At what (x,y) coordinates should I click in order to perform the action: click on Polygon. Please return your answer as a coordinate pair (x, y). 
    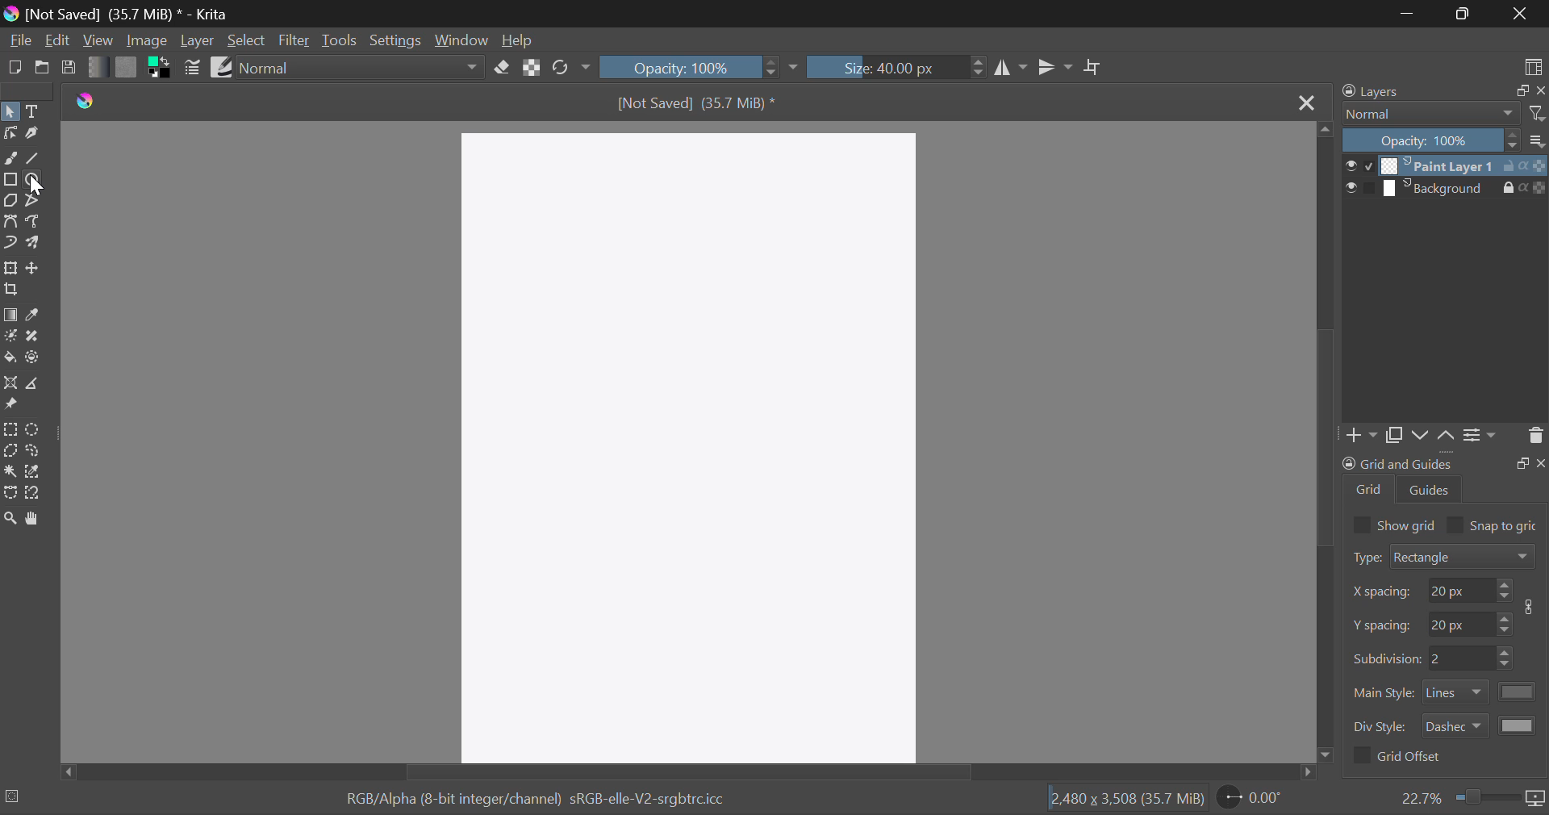
    Looking at the image, I should click on (10, 199).